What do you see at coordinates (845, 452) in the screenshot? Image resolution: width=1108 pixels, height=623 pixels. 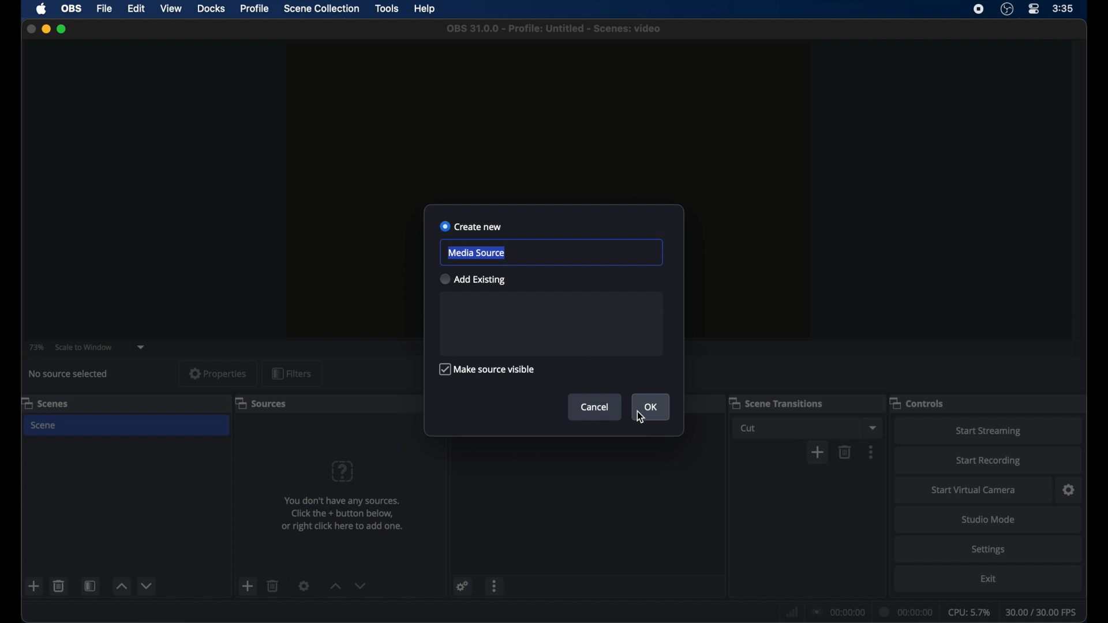 I see `delete` at bounding box center [845, 452].